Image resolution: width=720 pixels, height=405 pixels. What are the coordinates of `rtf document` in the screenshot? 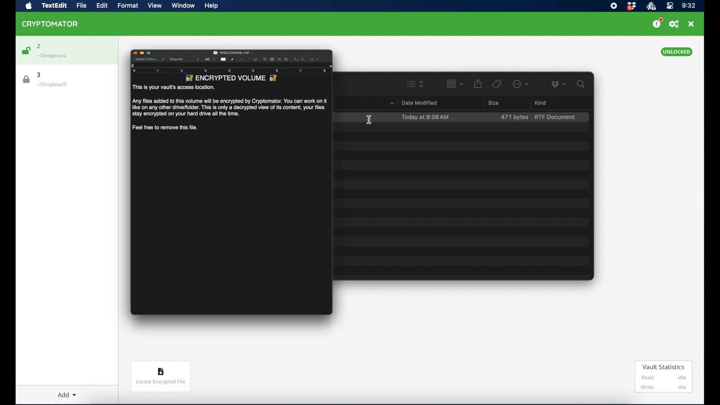 It's located at (555, 117).